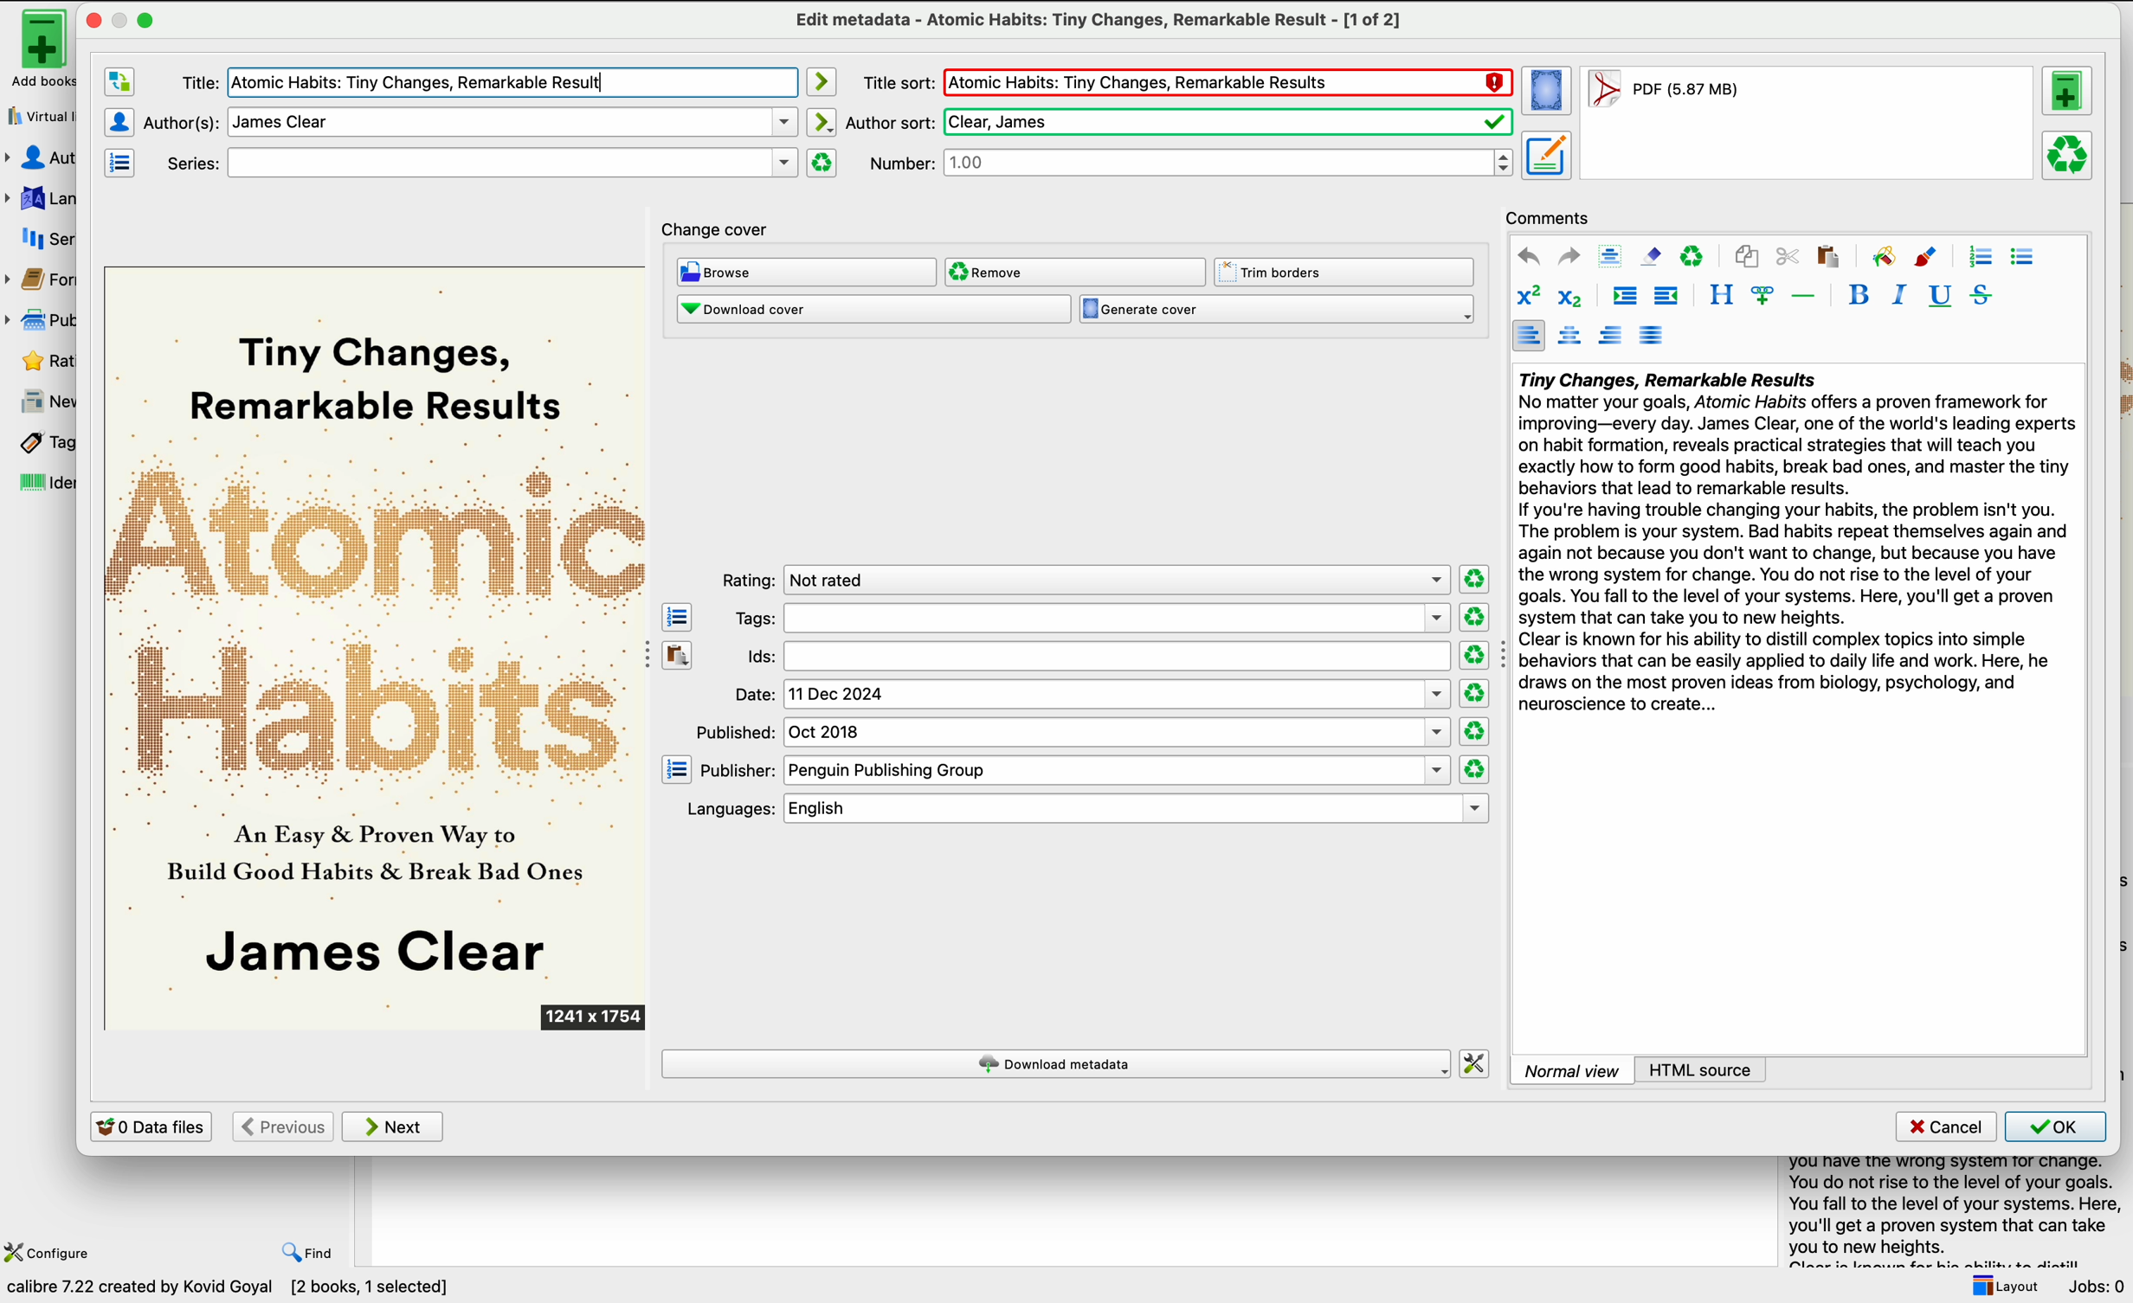 The height and width of the screenshot is (1303, 2133). I want to click on generate cover, so click(1277, 310).